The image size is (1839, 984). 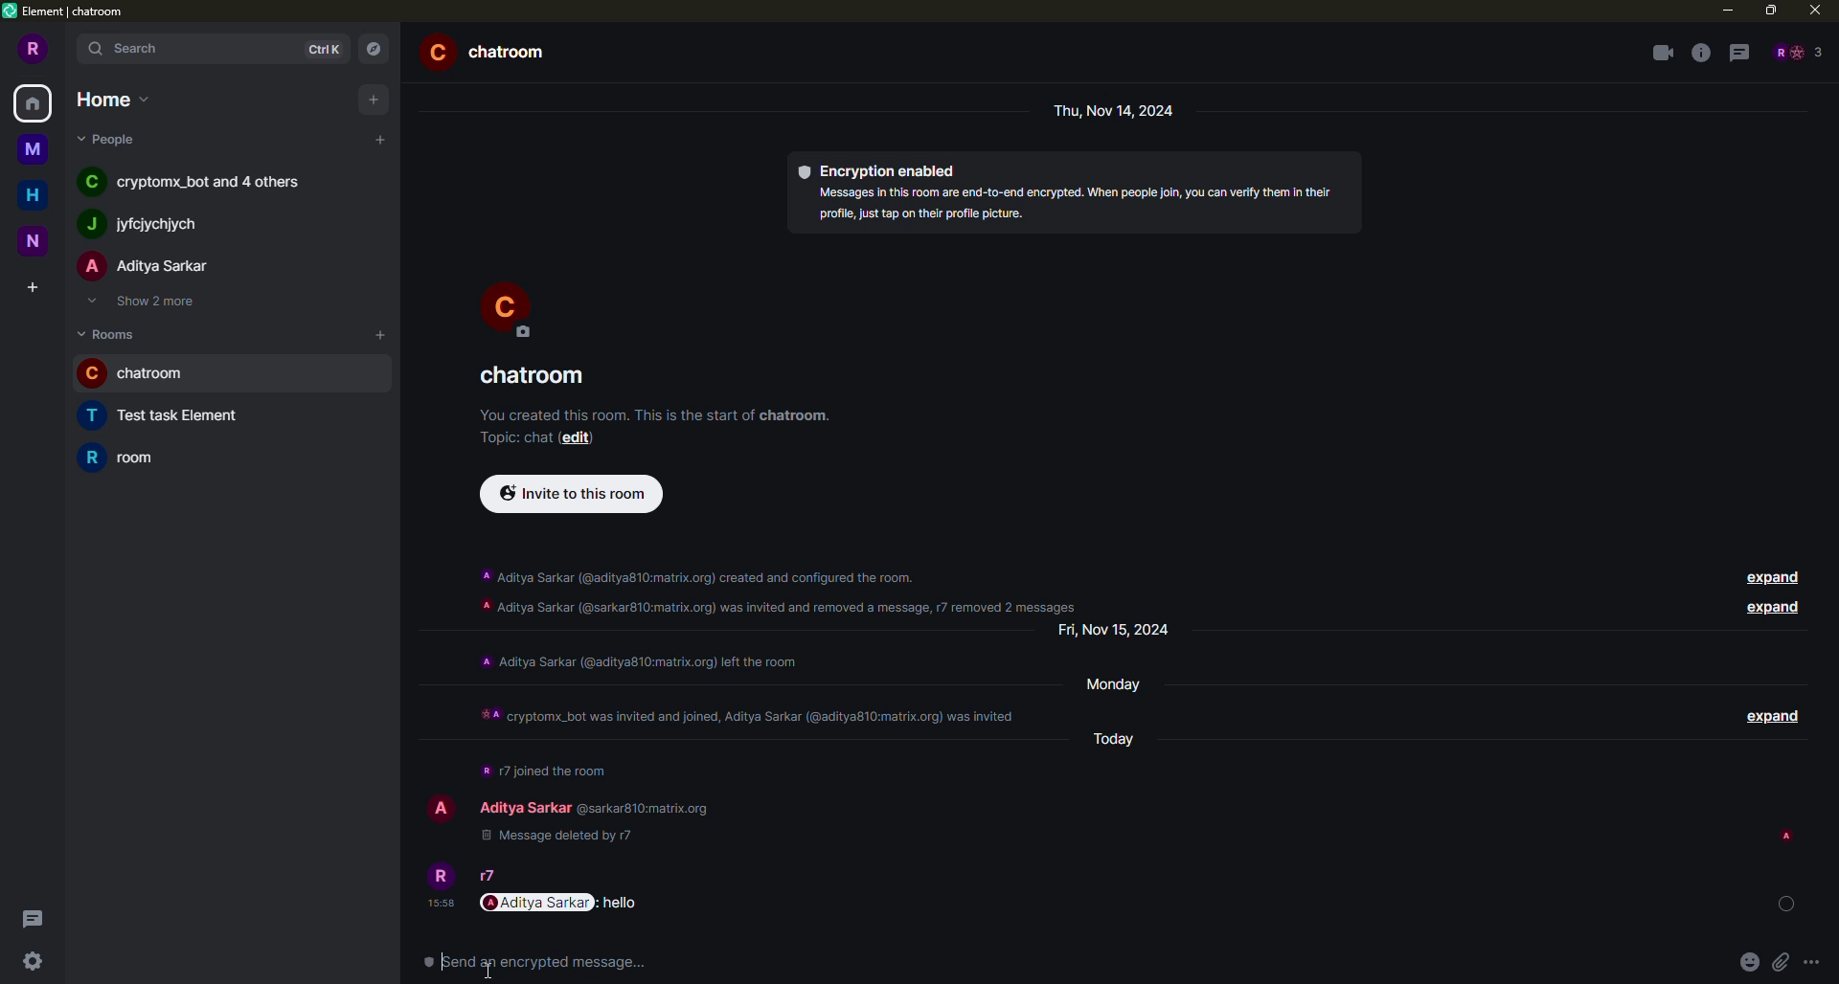 What do you see at coordinates (1814, 10) in the screenshot?
I see `close` at bounding box center [1814, 10].